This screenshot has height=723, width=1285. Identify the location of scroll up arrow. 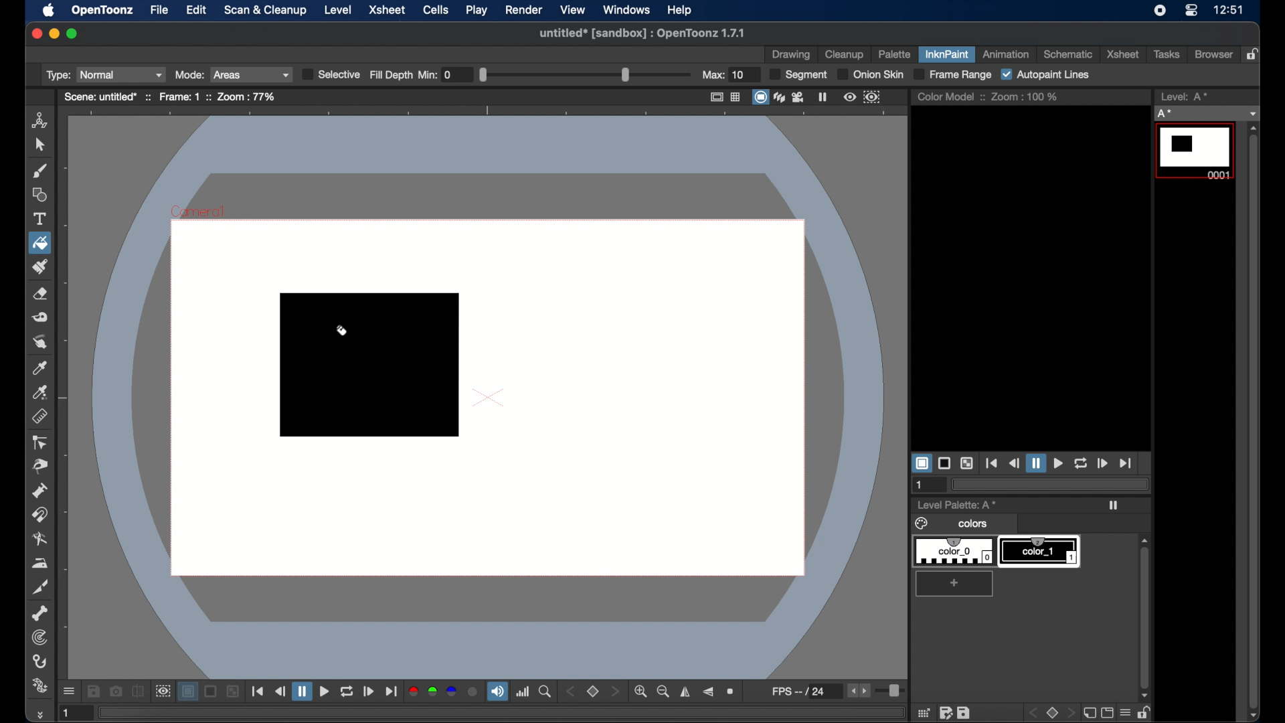
(1254, 128).